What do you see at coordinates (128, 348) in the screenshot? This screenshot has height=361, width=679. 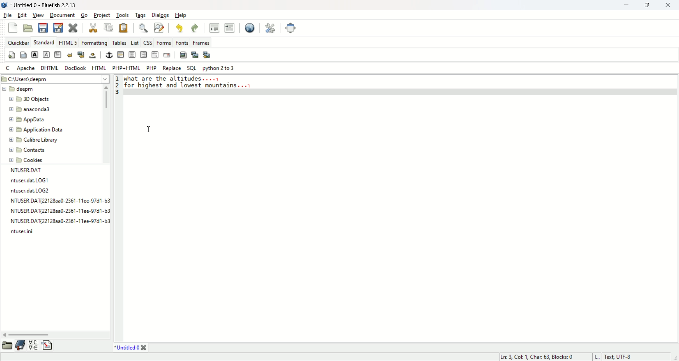 I see `title` at bounding box center [128, 348].